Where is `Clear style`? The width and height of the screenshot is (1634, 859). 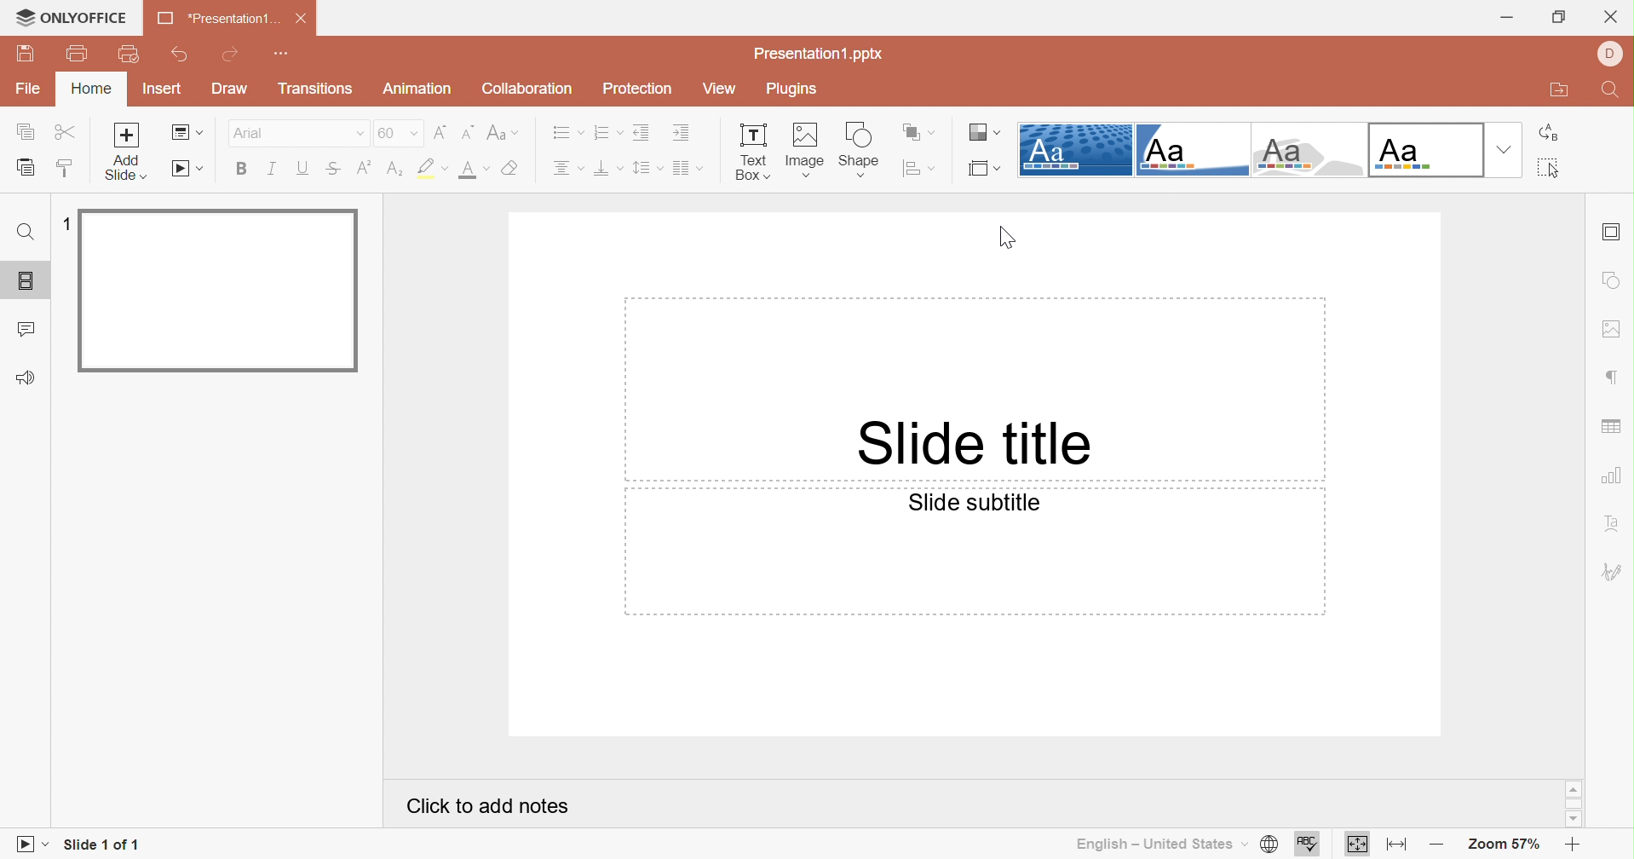 Clear style is located at coordinates (512, 166).